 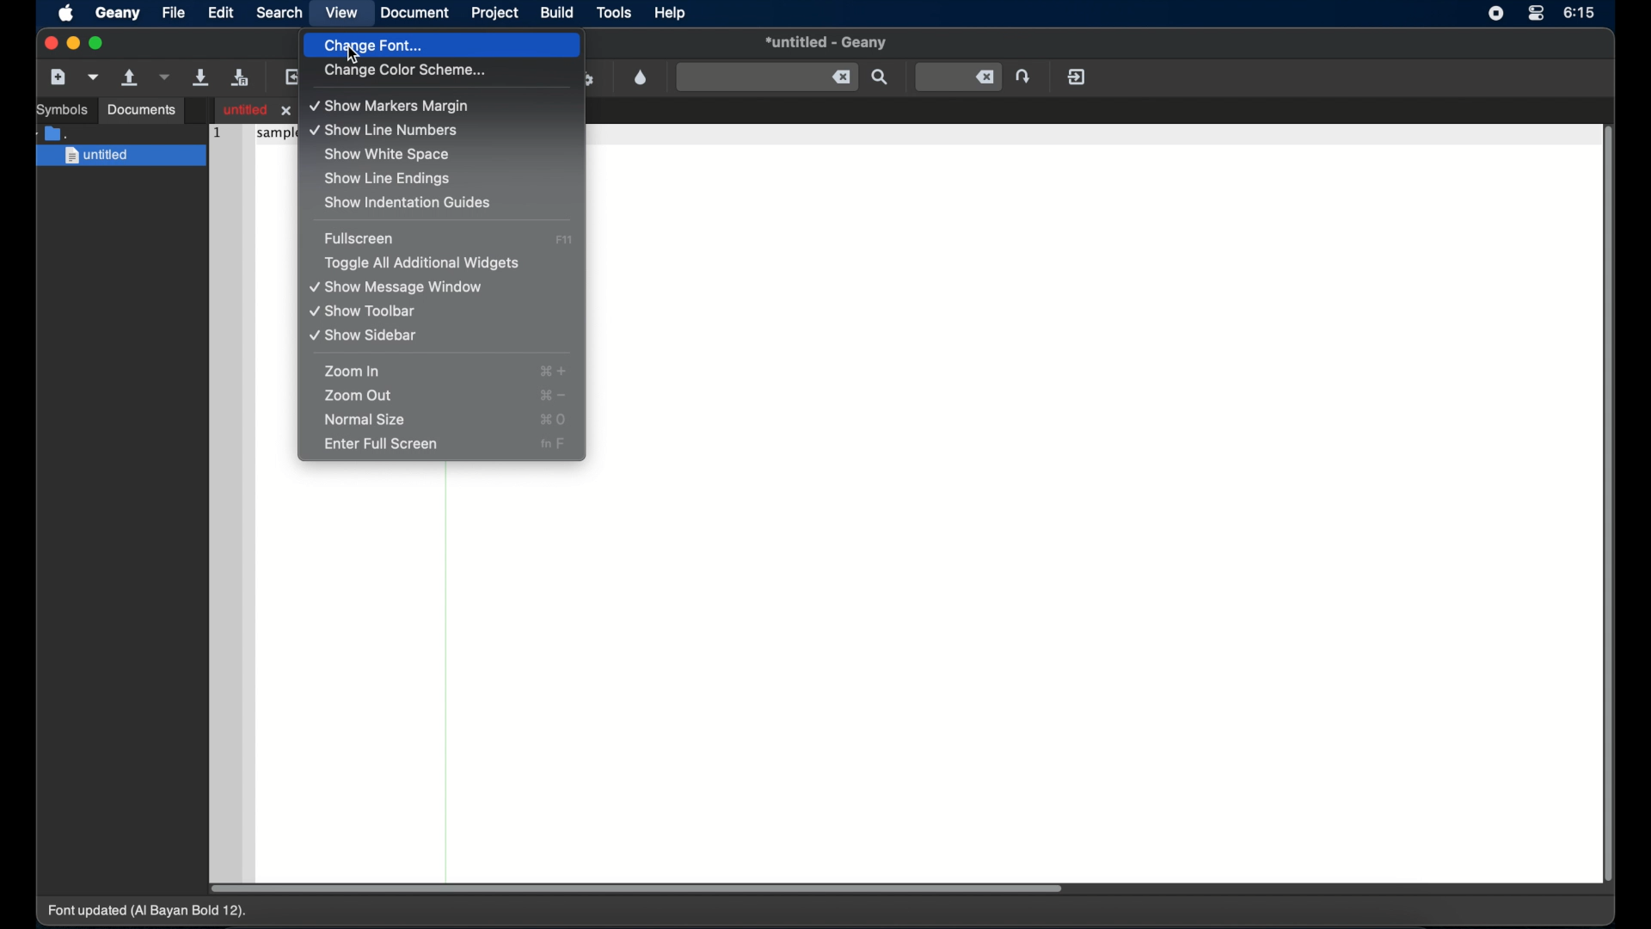 I want to click on show indentation guides, so click(x=408, y=203).